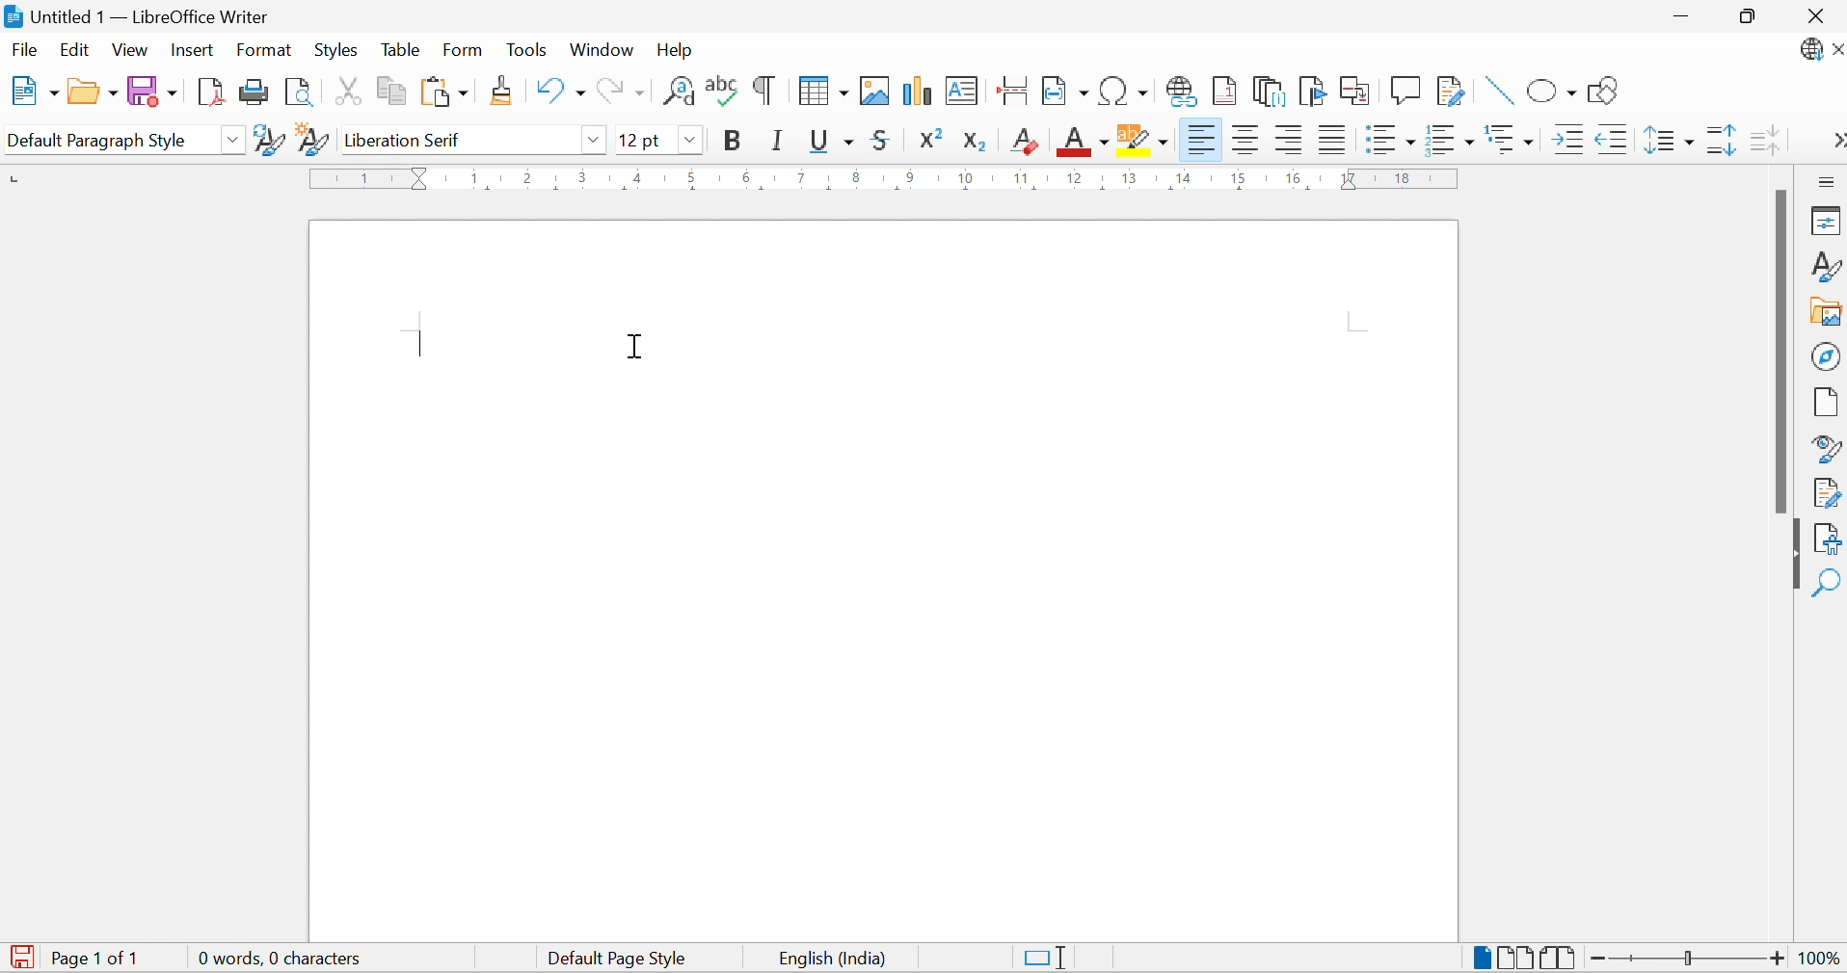 This screenshot has height=973, width=1847. What do you see at coordinates (1084, 140) in the screenshot?
I see `Font Color` at bounding box center [1084, 140].